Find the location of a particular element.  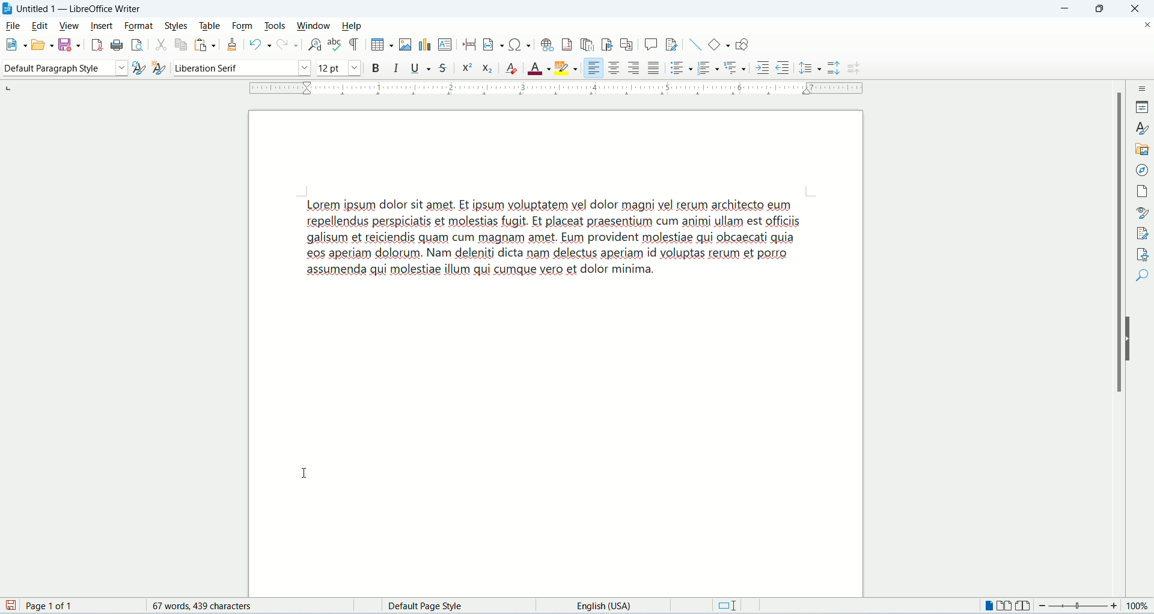

help is located at coordinates (353, 26).